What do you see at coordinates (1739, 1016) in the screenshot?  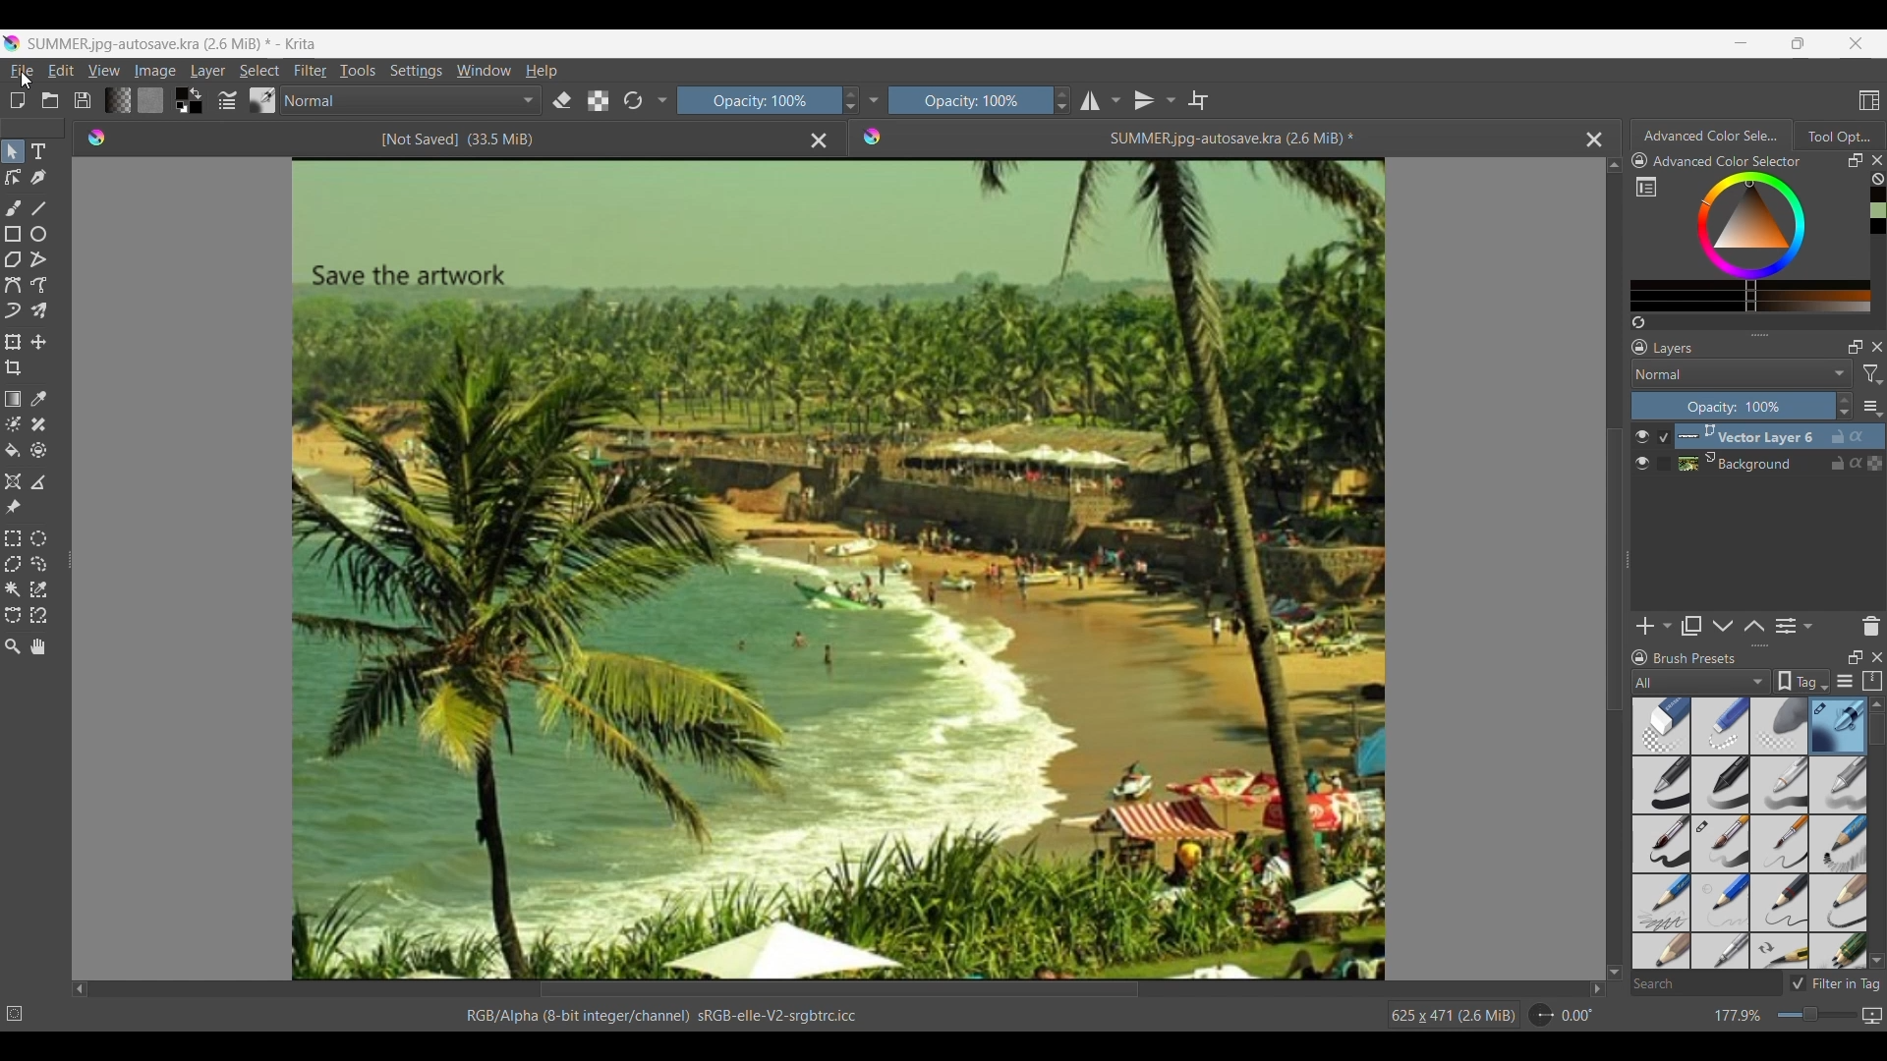 I see `Current zoom factor` at bounding box center [1739, 1016].